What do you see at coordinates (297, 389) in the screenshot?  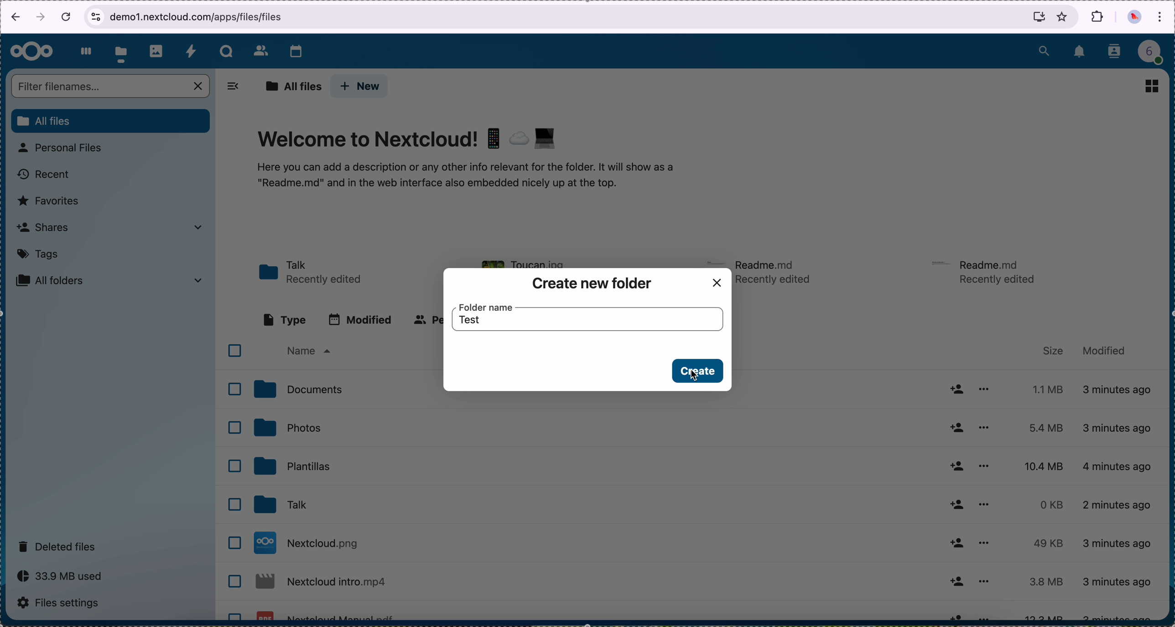 I see `documents` at bounding box center [297, 389].